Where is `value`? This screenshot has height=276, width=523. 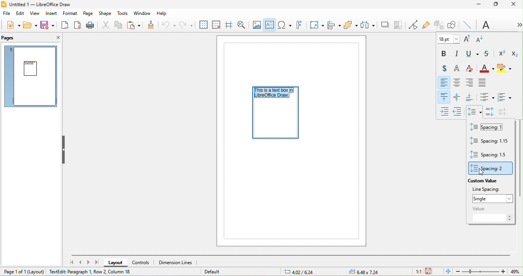
value is located at coordinates (492, 214).